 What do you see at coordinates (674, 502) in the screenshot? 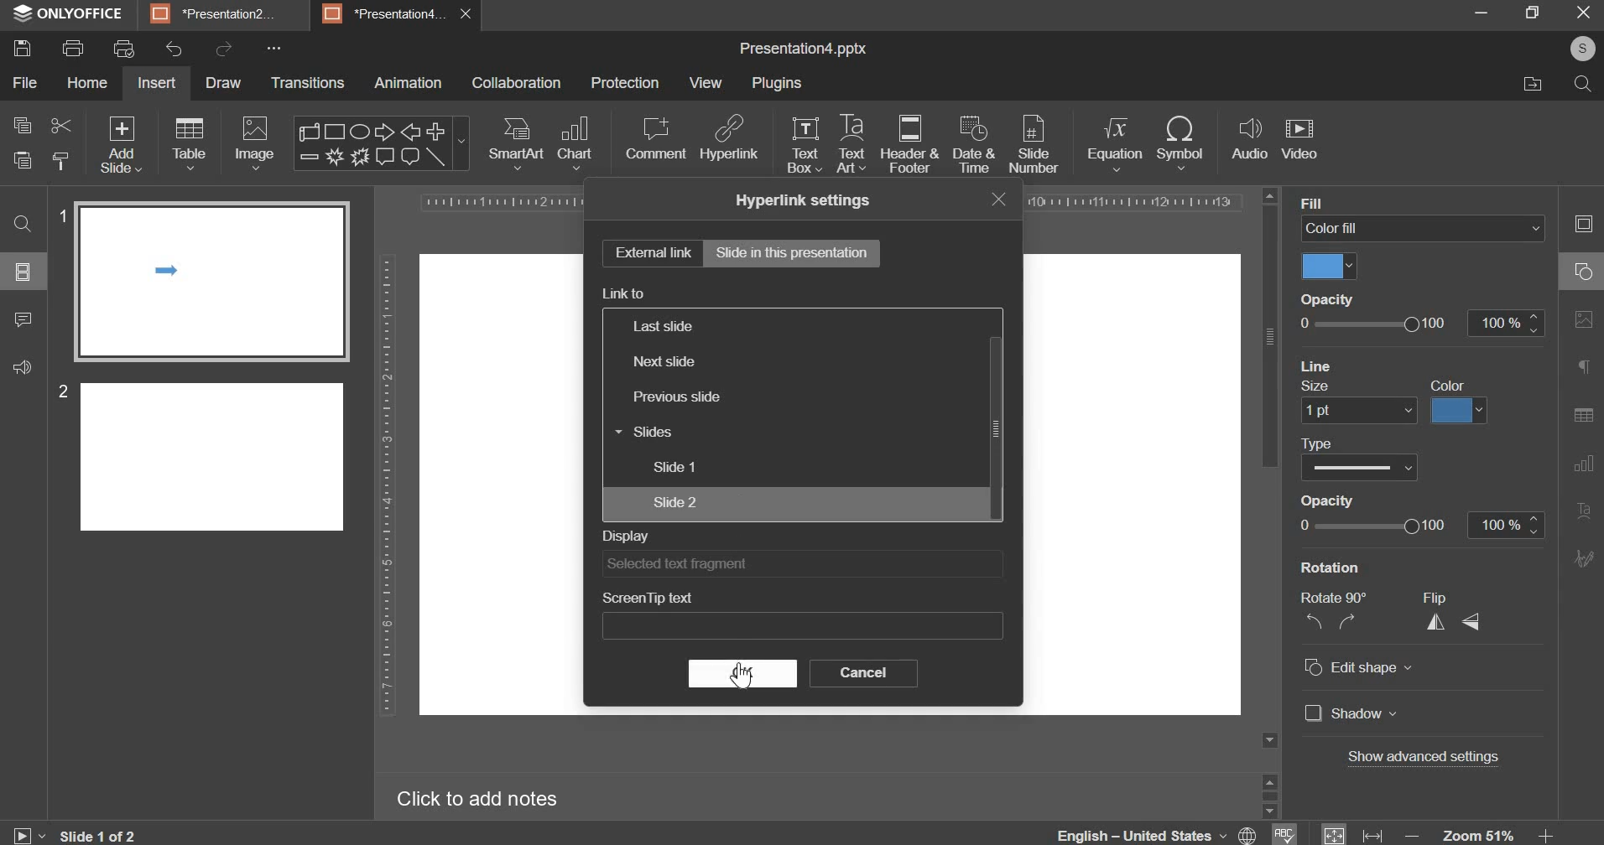
I see `slide 2` at bounding box center [674, 502].